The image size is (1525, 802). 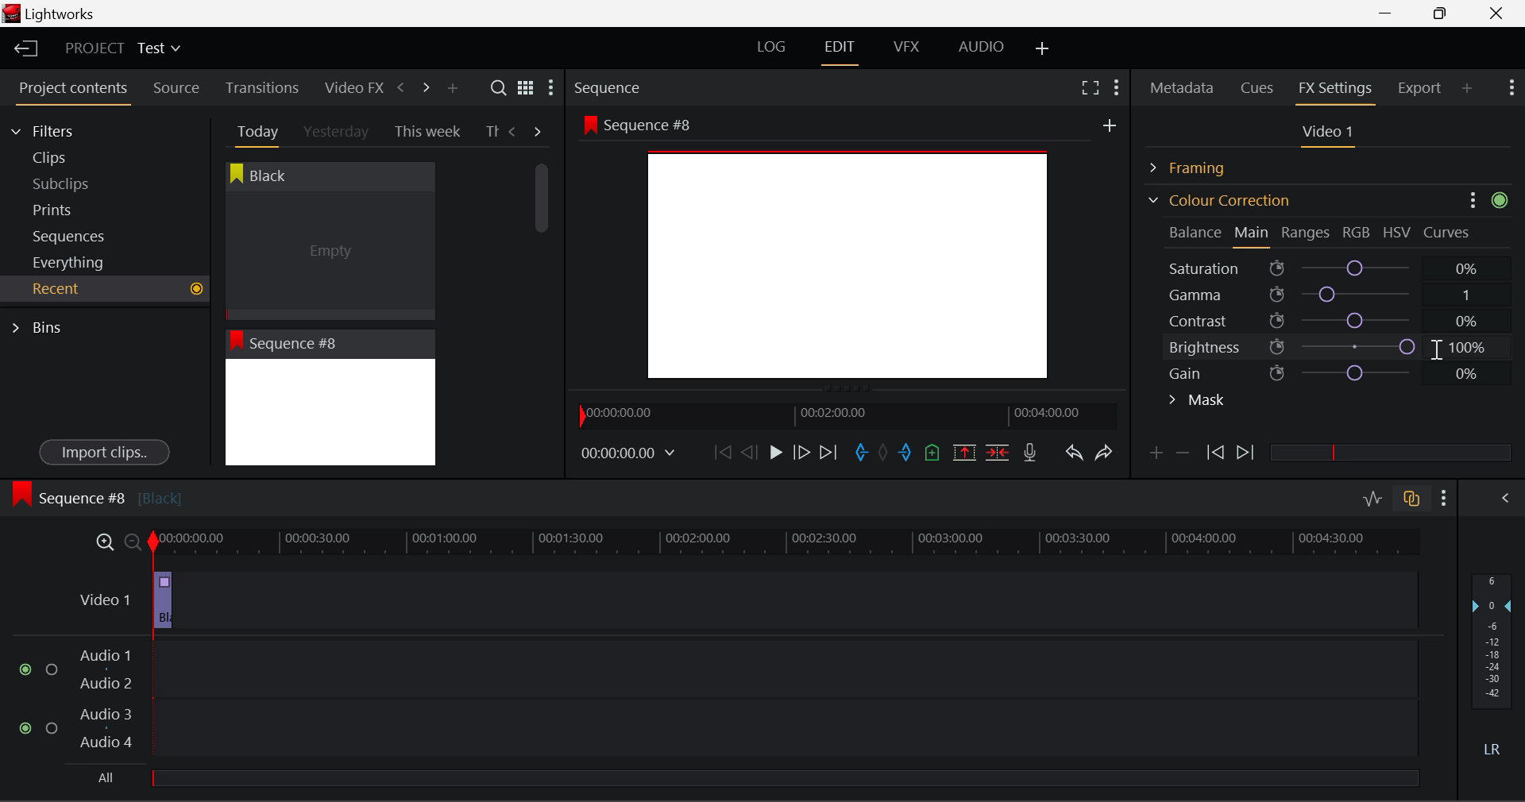 I want to click on Project Timeline Navigator, so click(x=845, y=415).